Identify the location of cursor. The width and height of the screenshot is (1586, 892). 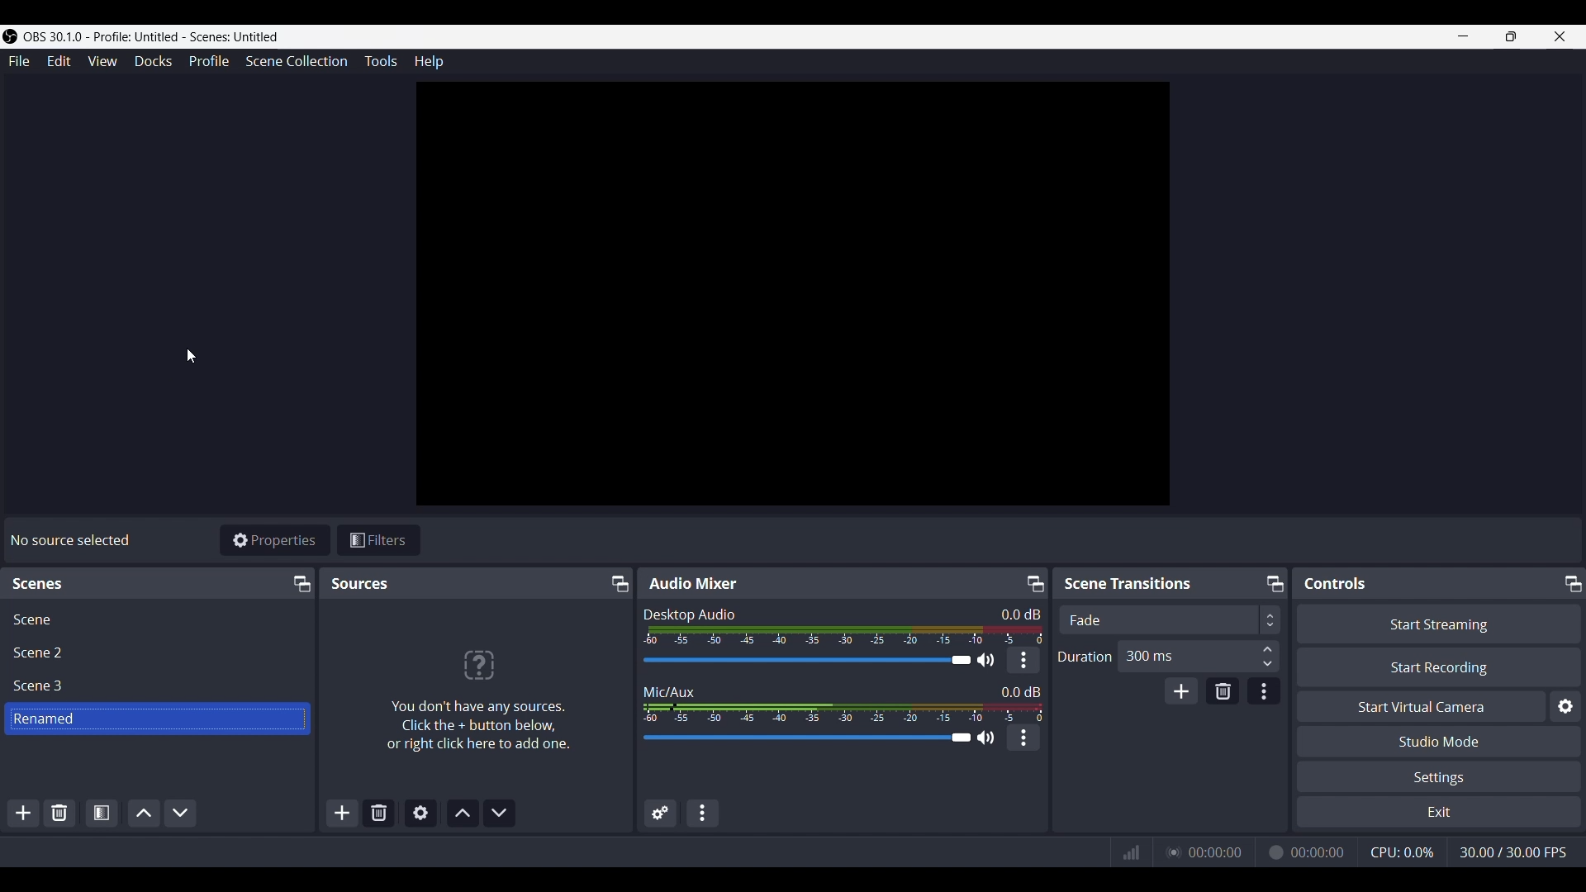
(193, 354).